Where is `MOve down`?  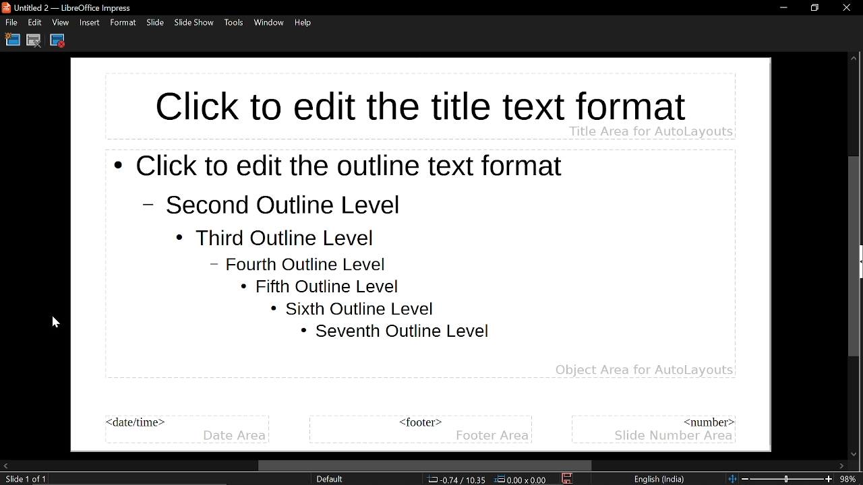
MOve down is located at coordinates (854, 454).